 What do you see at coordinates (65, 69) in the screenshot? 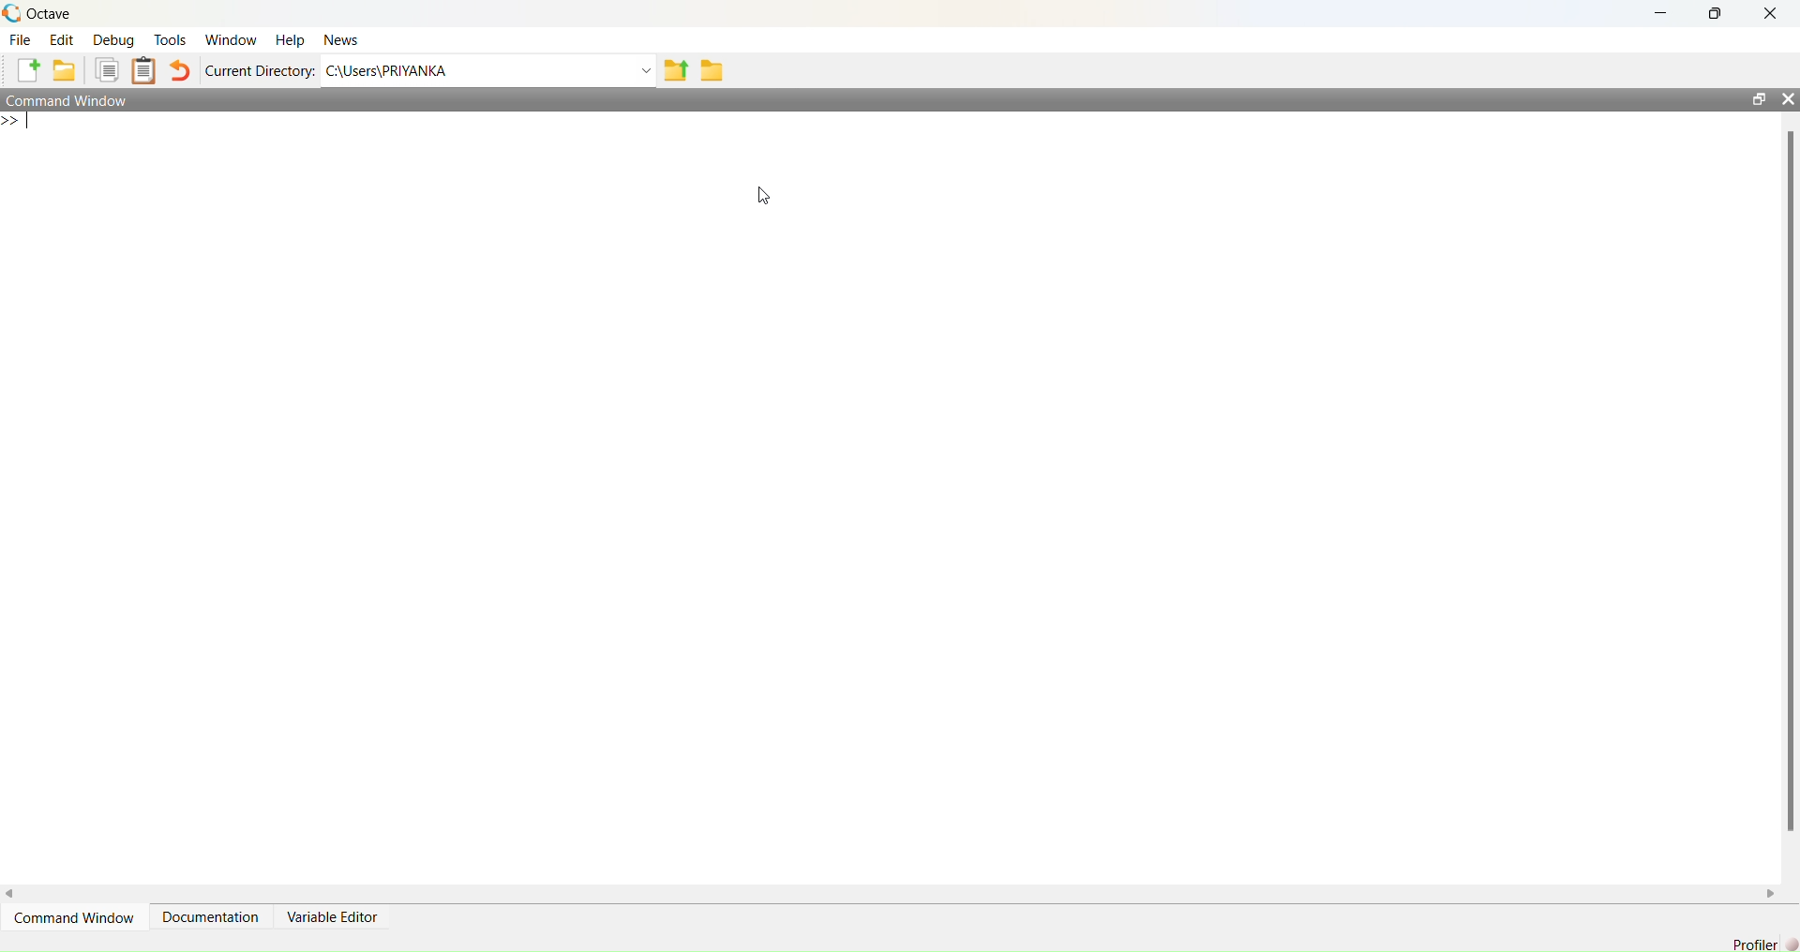
I see `add folder` at bounding box center [65, 69].